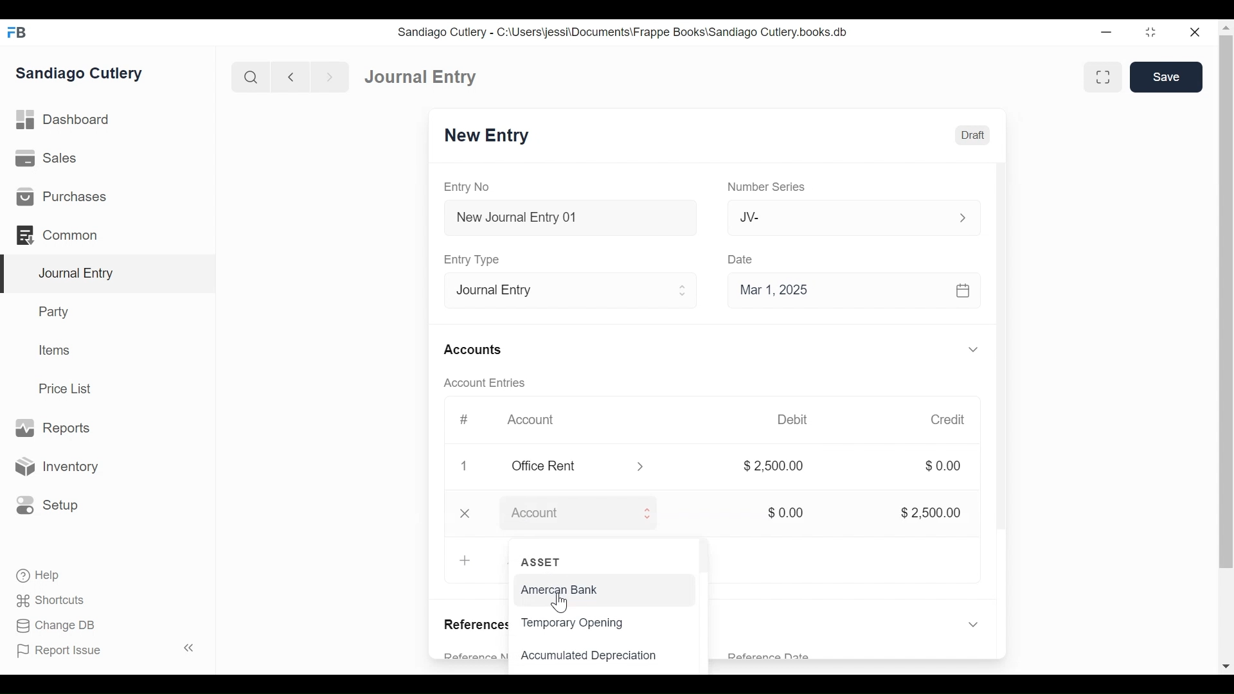 The height and width of the screenshot is (694, 1234). What do you see at coordinates (773, 187) in the screenshot?
I see `Number Series` at bounding box center [773, 187].